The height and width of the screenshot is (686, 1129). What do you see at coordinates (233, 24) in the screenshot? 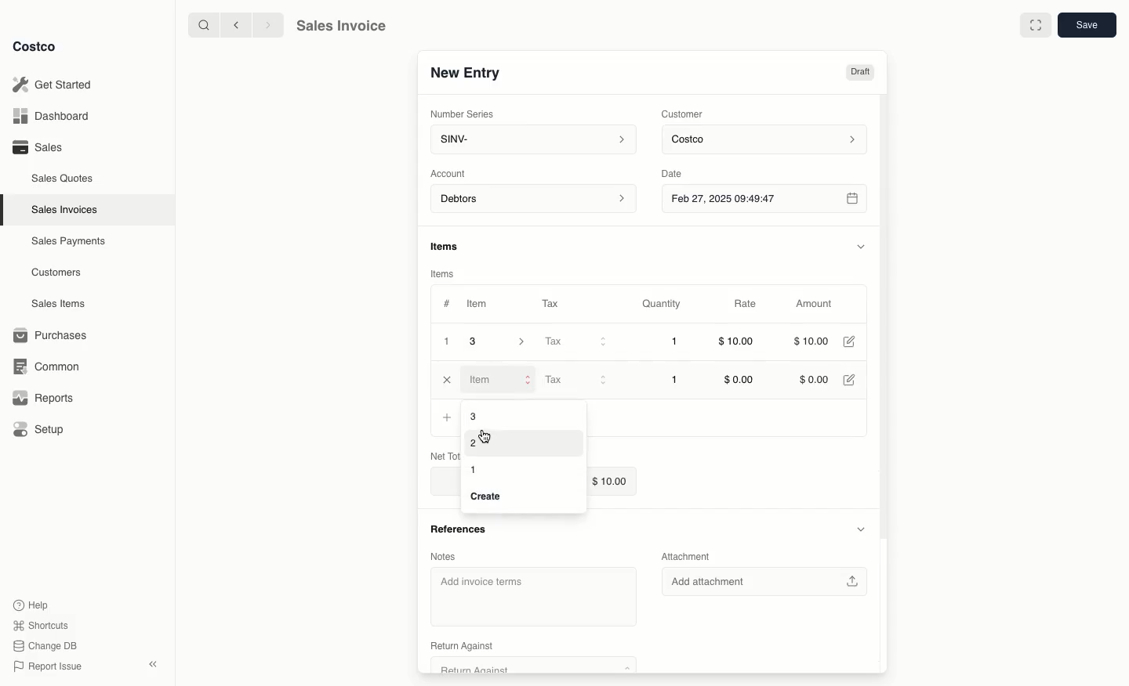
I see `backward` at bounding box center [233, 24].